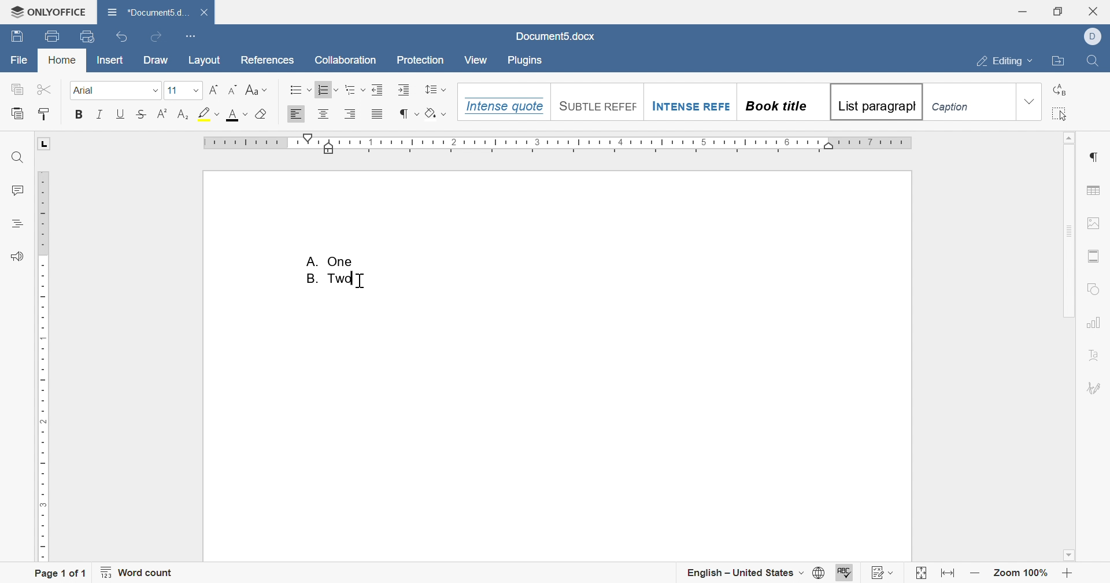 This screenshot has height=583, width=1110. I want to click on scroll bar, so click(1068, 226).